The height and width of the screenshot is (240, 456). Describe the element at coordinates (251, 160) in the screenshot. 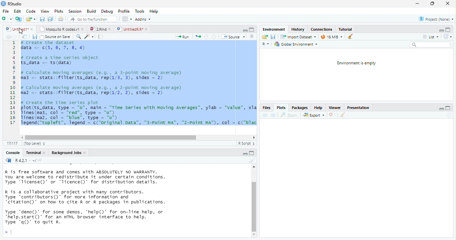

I see `clear` at that location.